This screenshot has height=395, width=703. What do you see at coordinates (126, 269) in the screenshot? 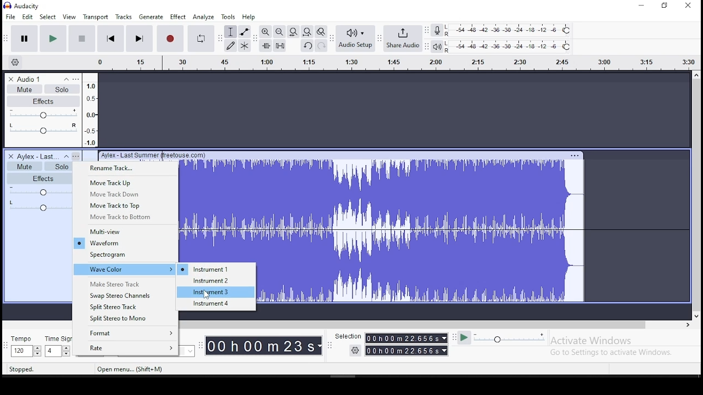
I see `wave color` at bounding box center [126, 269].